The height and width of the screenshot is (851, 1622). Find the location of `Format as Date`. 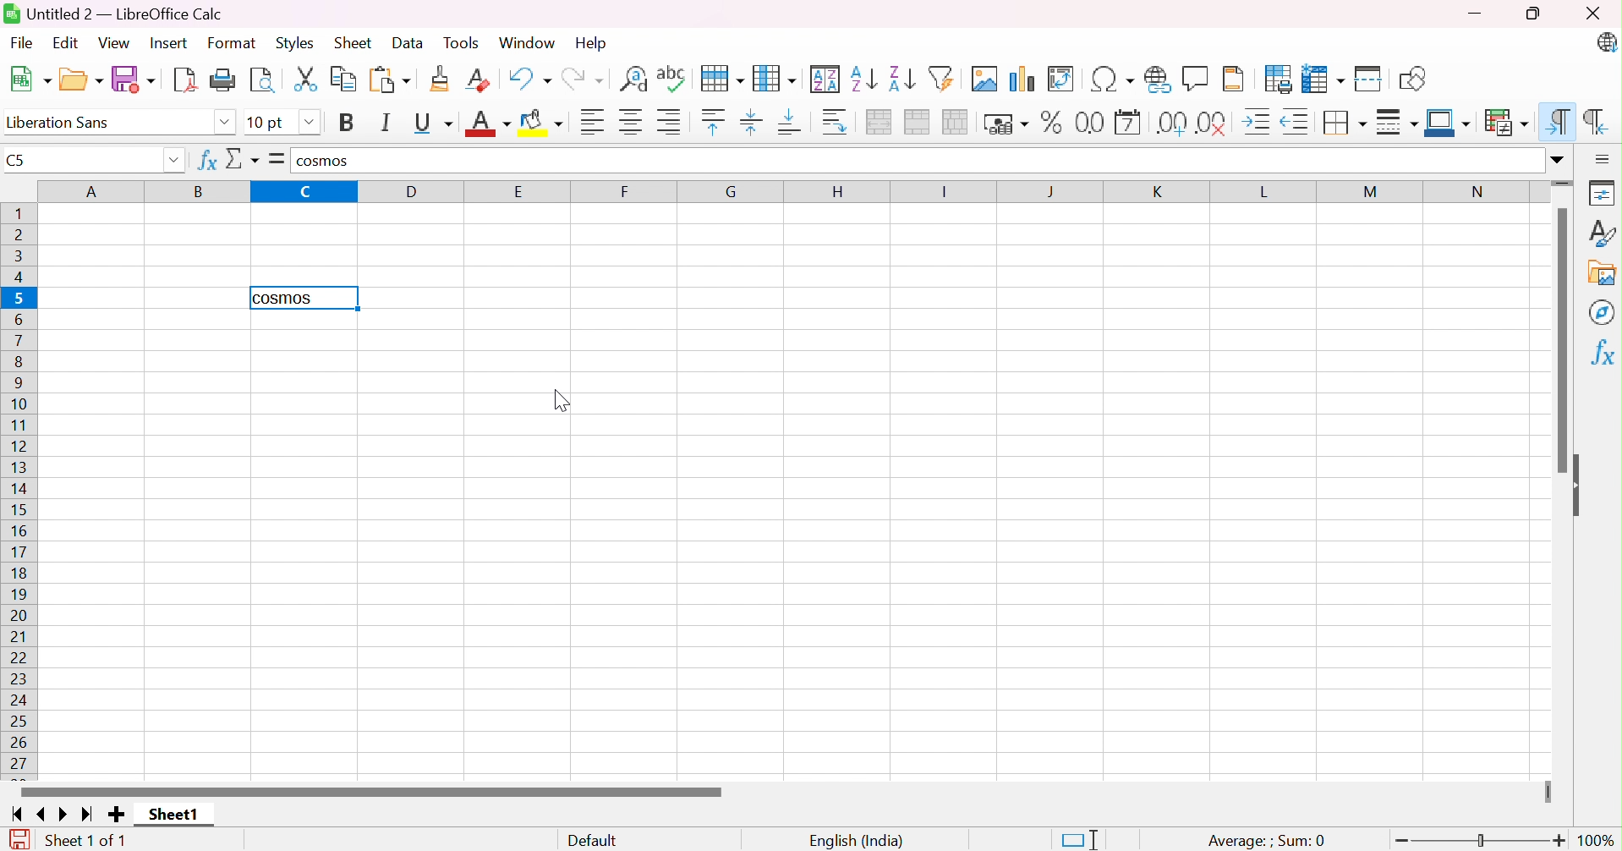

Format as Date is located at coordinates (1129, 122).